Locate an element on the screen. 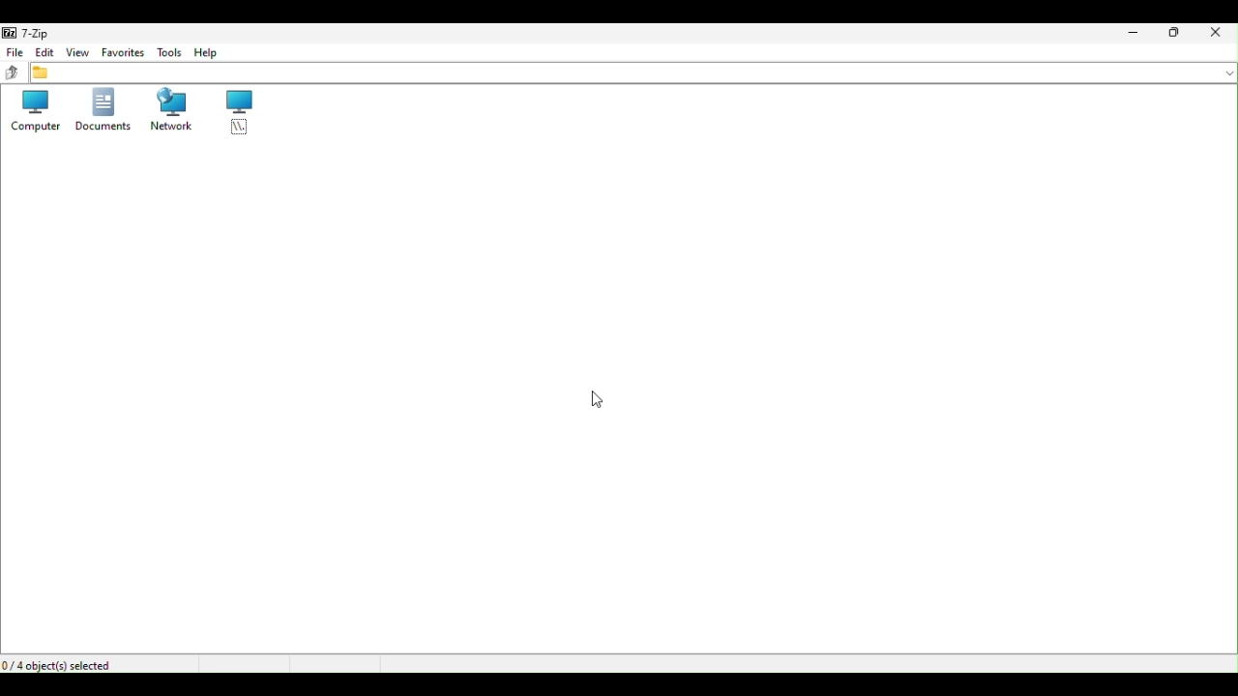 This screenshot has width=1238, height=696. Favourite is located at coordinates (120, 54).